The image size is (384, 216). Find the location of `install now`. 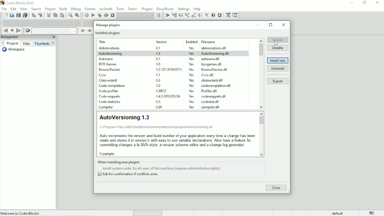

install now is located at coordinates (278, 61).